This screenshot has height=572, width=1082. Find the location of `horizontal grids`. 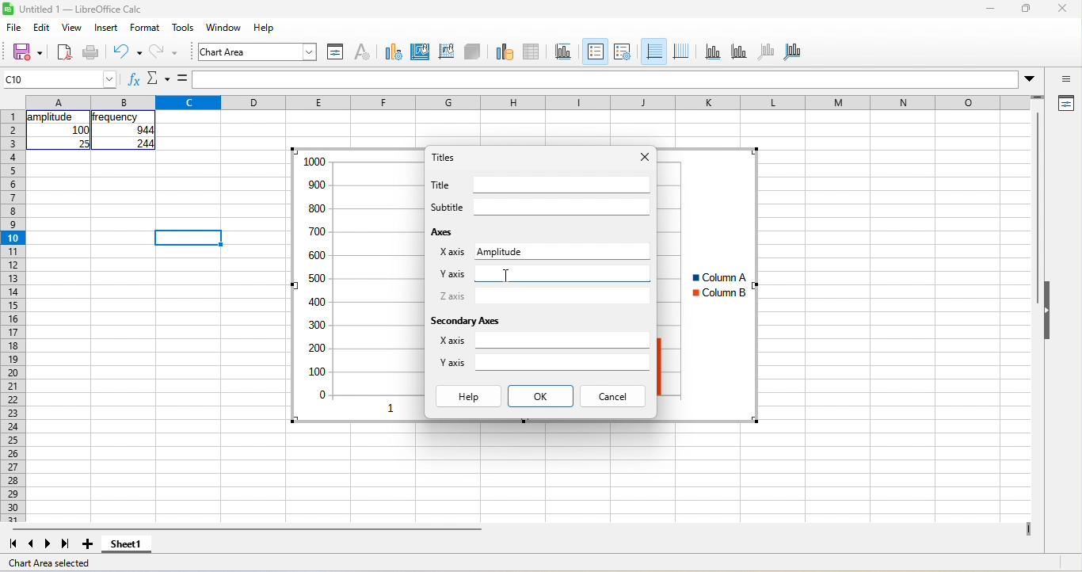

horizontal grids is located at coordinates (653, 51).